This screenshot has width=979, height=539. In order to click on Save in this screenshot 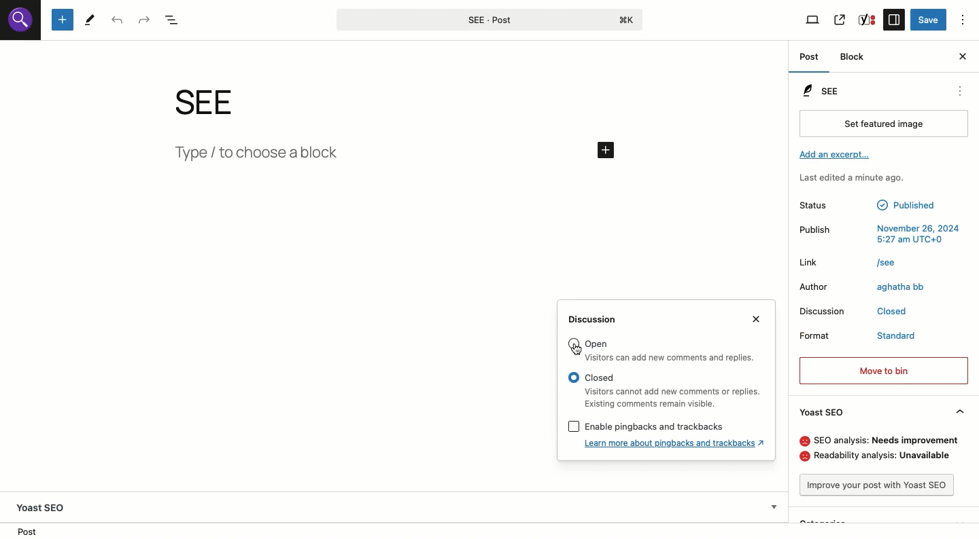, I will do `click(929, 20)`.